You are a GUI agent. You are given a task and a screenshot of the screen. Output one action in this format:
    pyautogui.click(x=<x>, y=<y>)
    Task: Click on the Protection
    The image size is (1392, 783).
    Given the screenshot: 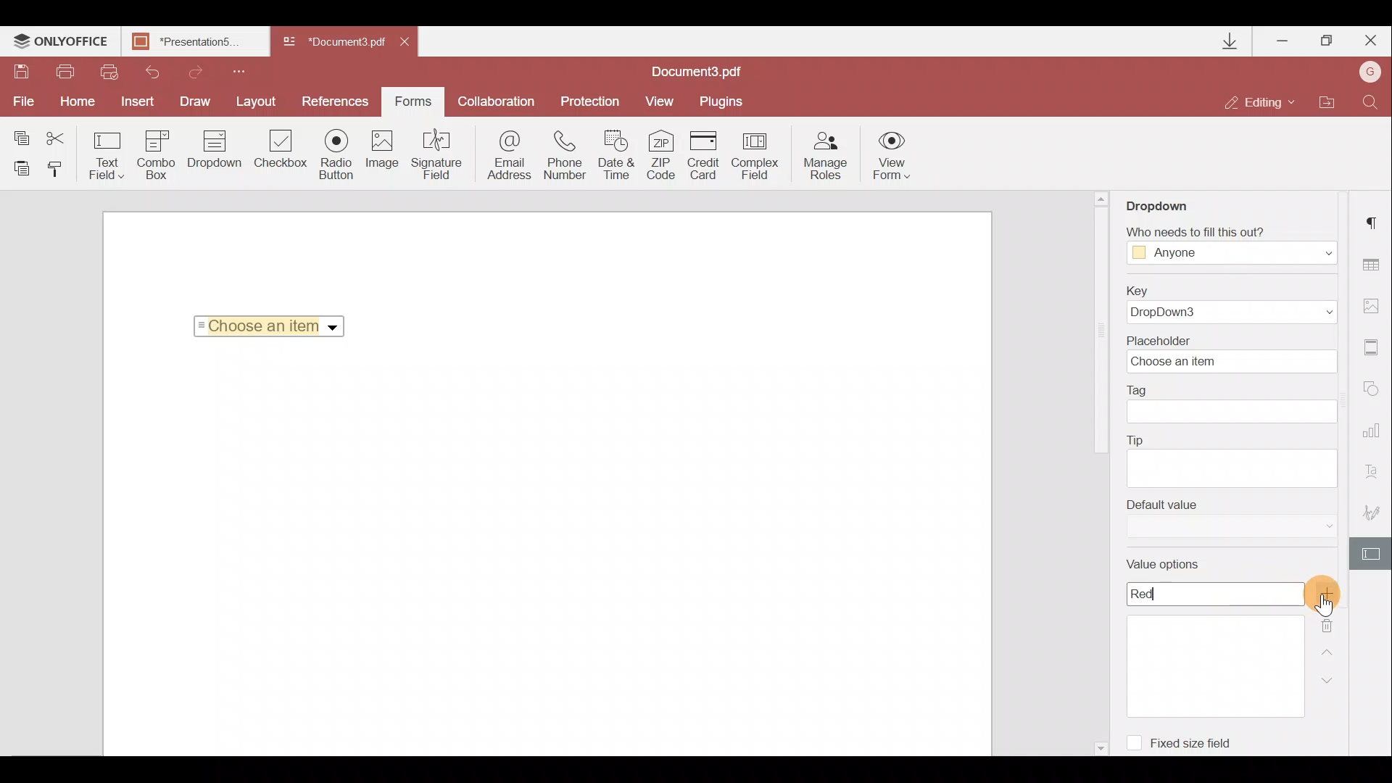 What is the action you would take?
    pyautogui.click(x=587, y=103)
    